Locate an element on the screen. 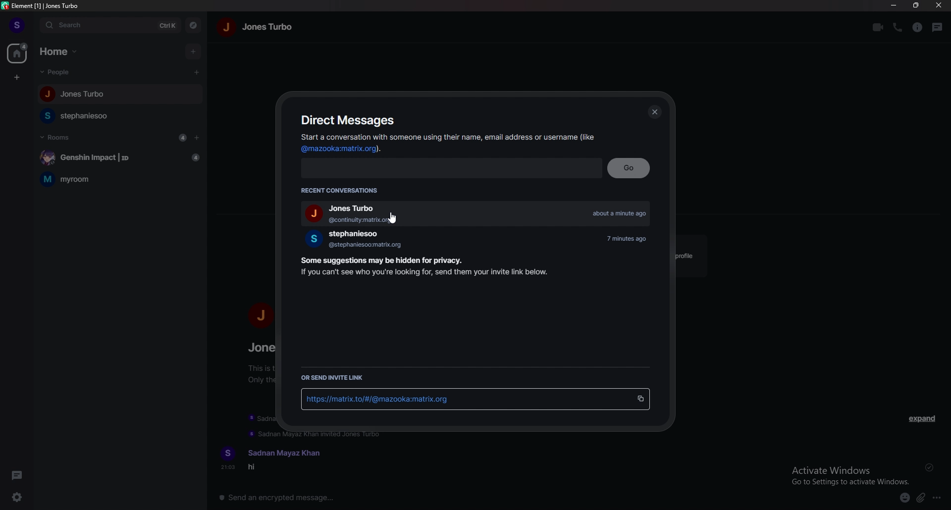 This screenshot has width=951, height=510. cursor is located at coordinates (195, 72).